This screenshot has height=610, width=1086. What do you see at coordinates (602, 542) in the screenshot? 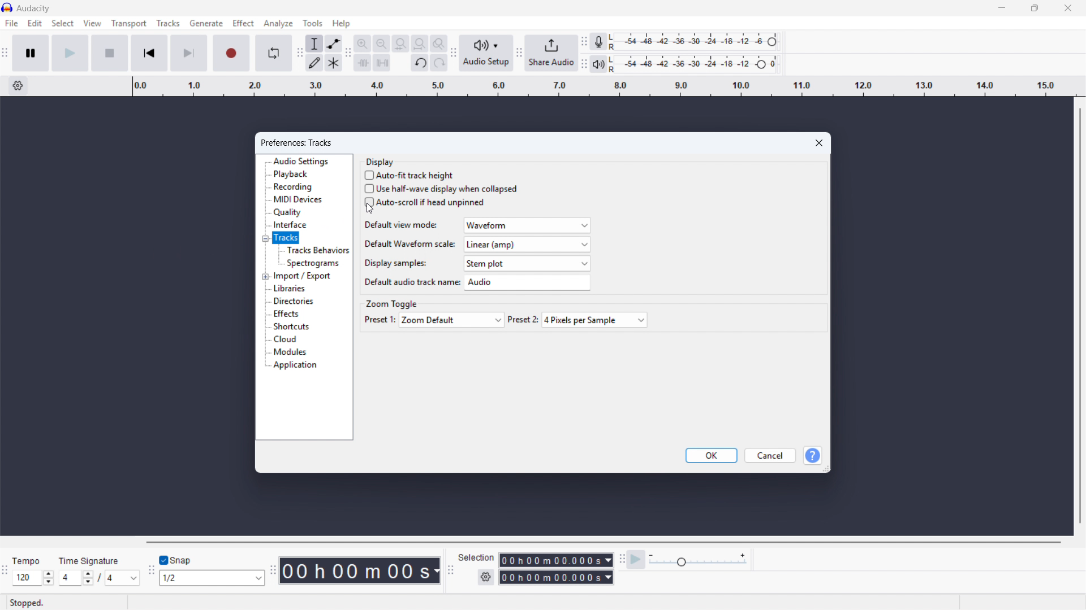
I see `horizontal scrollbar` at bounding box center [602, 542].